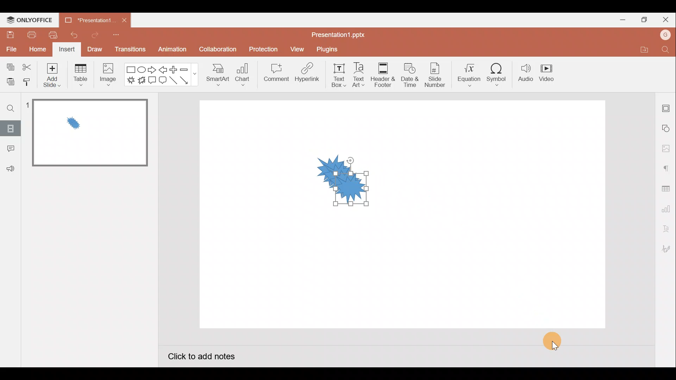 The width and height of the screenshot is (676, 380). What do you see at coordinates (52, 75) in the screenshot?
I see `Add slide` at bounding box center [52, 75].